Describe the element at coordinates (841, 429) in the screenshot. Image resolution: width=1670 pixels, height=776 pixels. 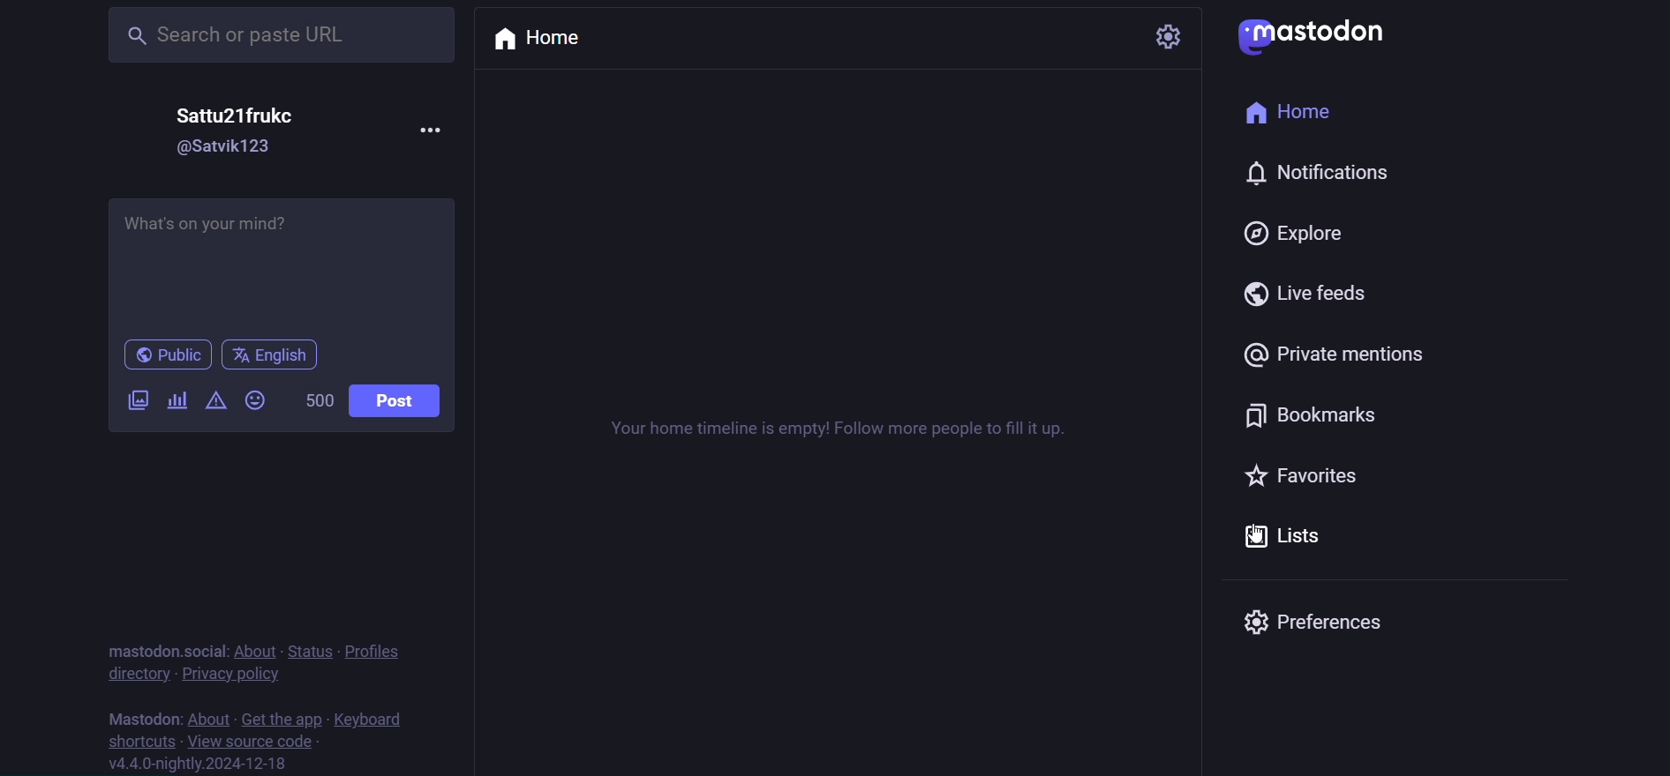
I see `instruction` at that location.